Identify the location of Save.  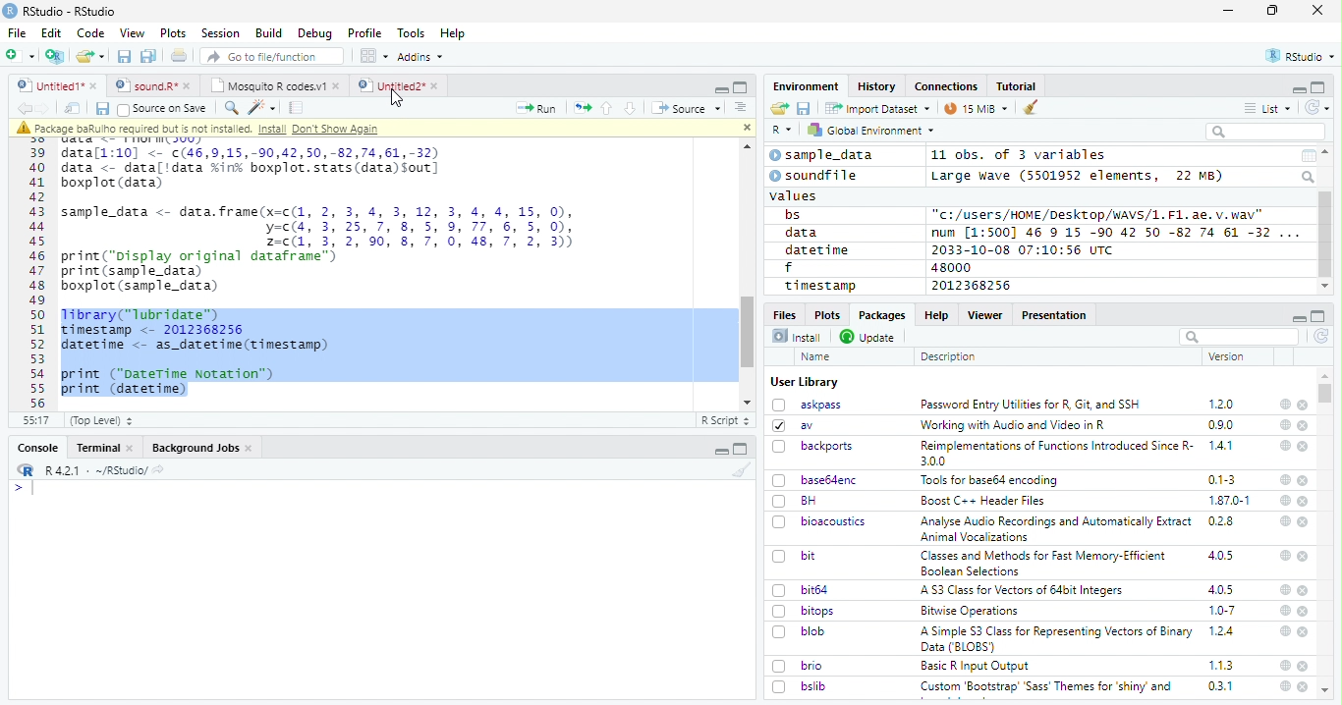
(101, 109).